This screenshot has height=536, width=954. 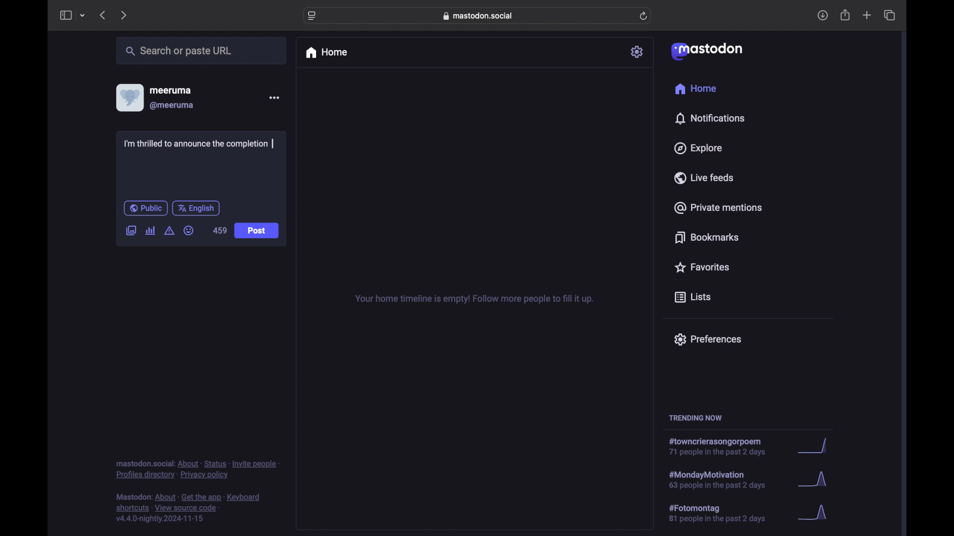 I want to click on bookmarks, so click(x=709, y=237).